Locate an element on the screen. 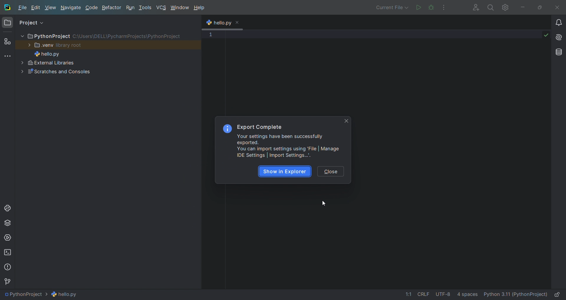 The width and height of the screenshot is (566, 300). close is located at coordinates (557, 7).